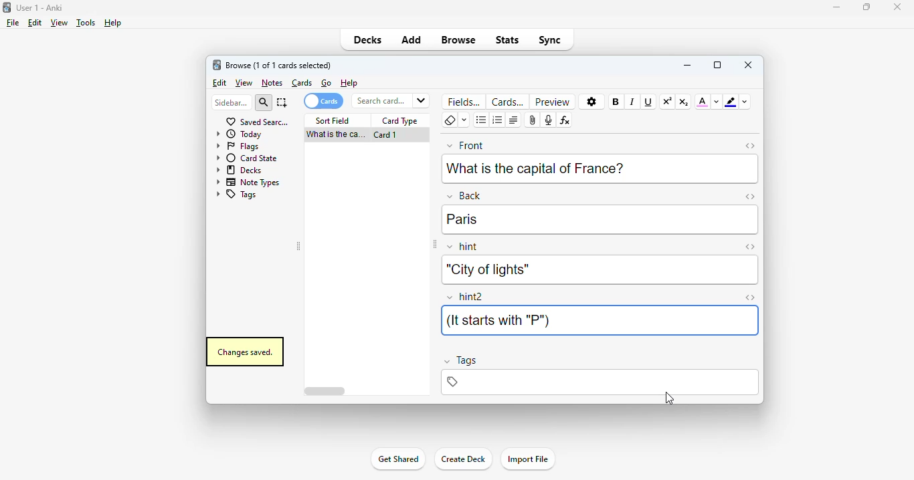  Describe the element at coordinates (564, 120) in the screenshot. I see `equations` at that location.